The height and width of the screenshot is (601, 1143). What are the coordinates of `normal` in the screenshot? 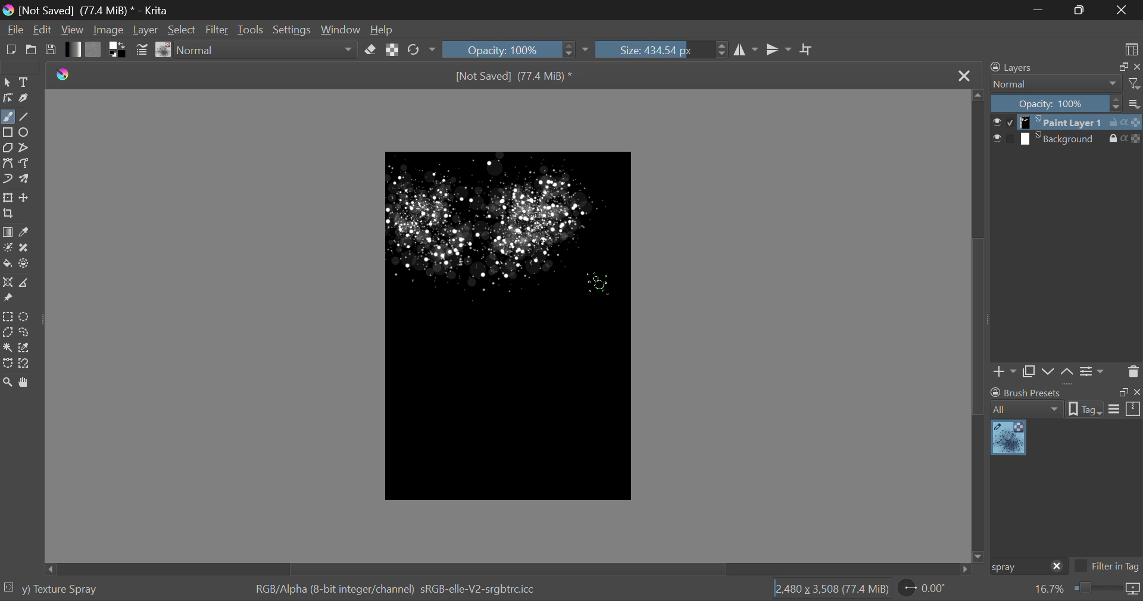 It's located at (1056, 84).